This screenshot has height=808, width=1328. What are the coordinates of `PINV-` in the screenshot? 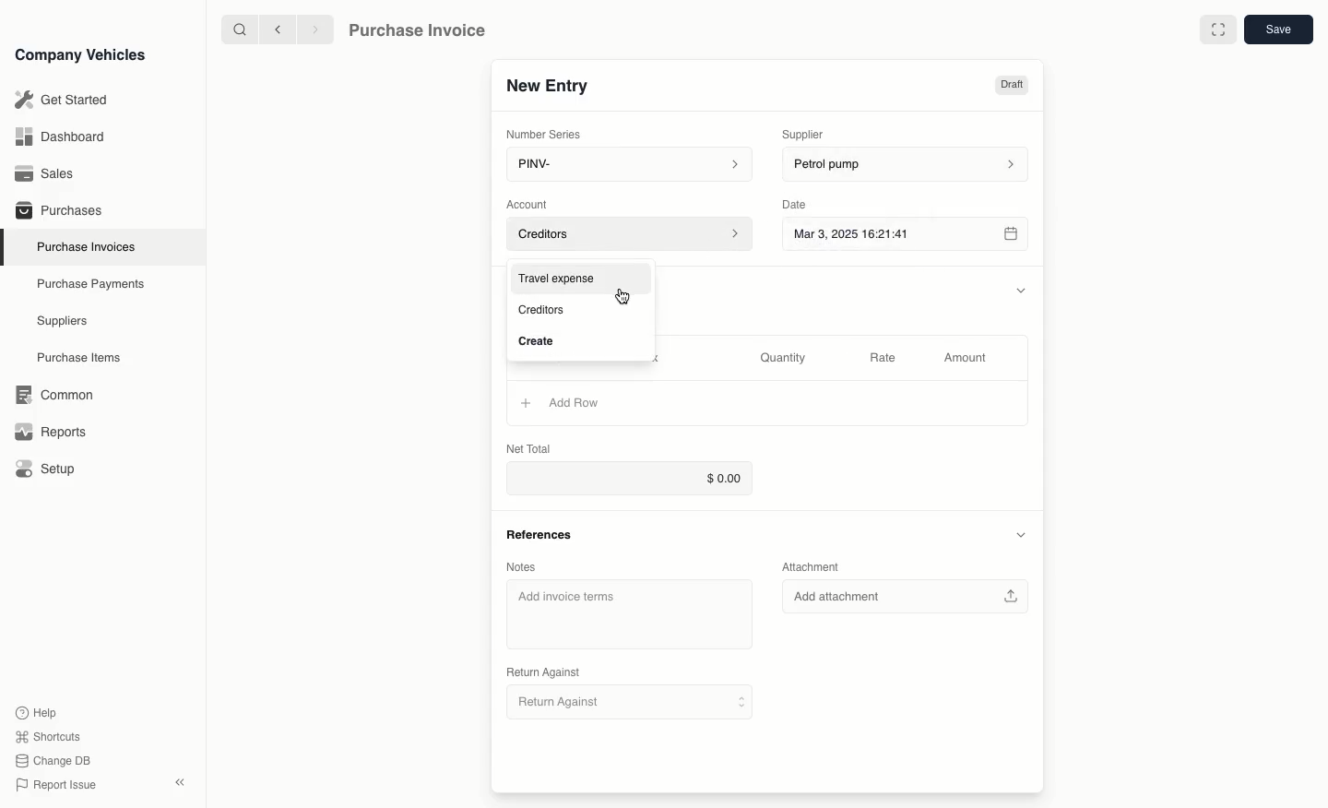 It's located at (623, 166).